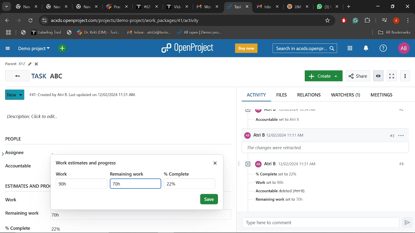 The width and height of the screenshot is (415, 233). I want to click on Next page, so click(20, 21).